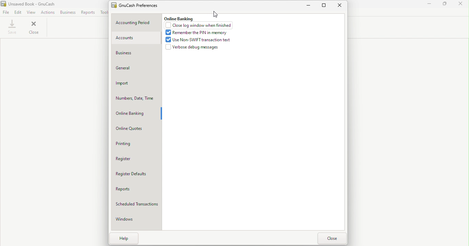 The width and height of the screenshot is (469, 246). I want to click on Close, so click(461, 5).